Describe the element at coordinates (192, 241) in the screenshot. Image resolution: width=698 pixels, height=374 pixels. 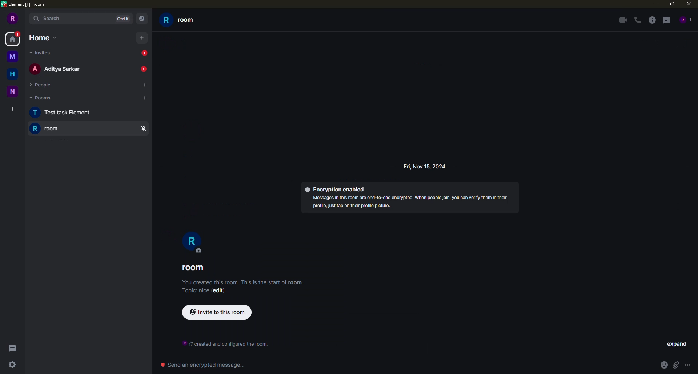
I see `profile pic` at that location.